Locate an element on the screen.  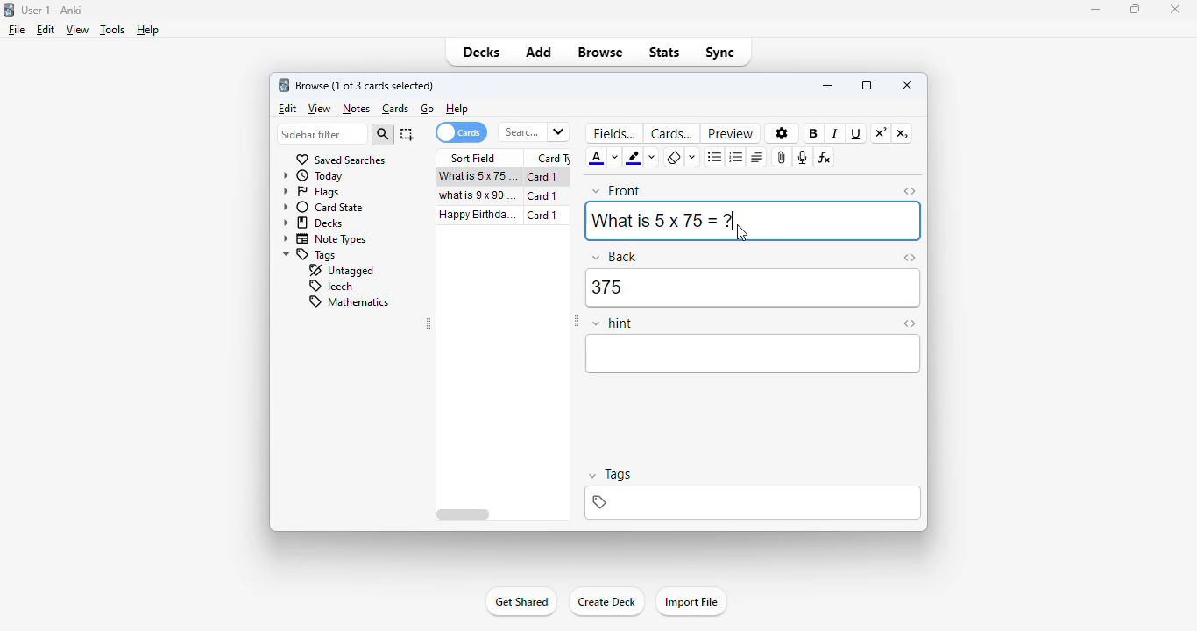
change color is located at coordinates (615, 159).